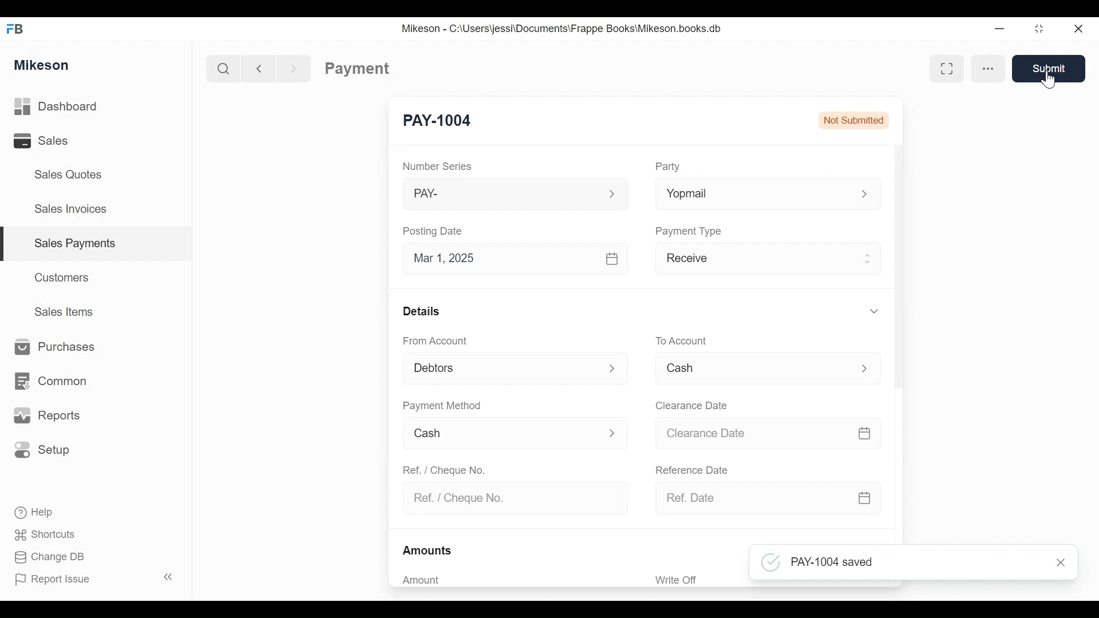  Describe the element at coordinates (42, 64) in the screenshot. I see `Mikeson` at that location.